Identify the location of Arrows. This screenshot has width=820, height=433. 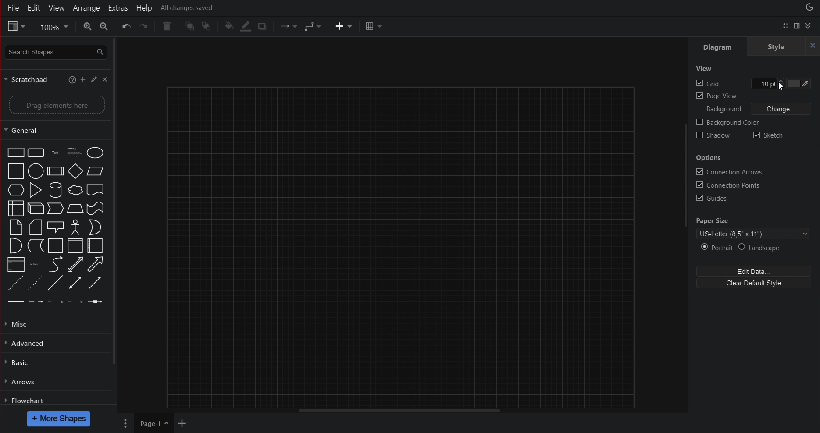
(21, 381).